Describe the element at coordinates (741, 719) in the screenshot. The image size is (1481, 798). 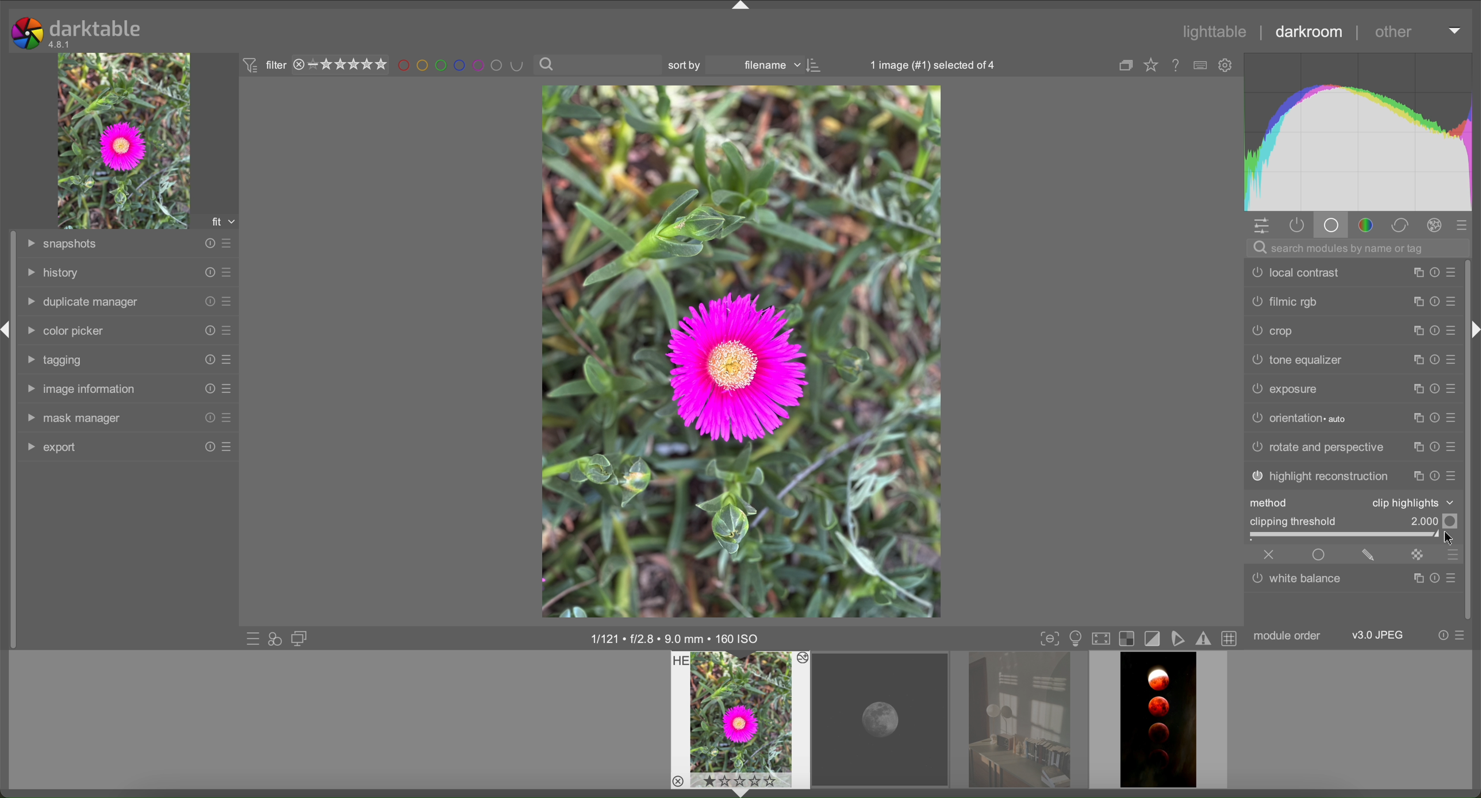
I see `preview` at that location.